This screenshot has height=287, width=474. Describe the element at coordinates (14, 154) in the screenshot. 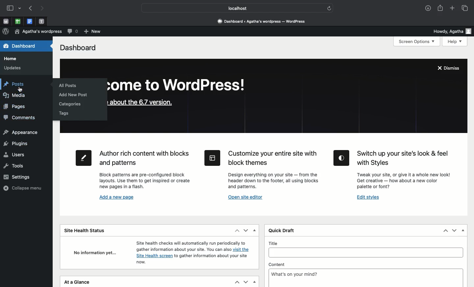

I see `Users` at that location.